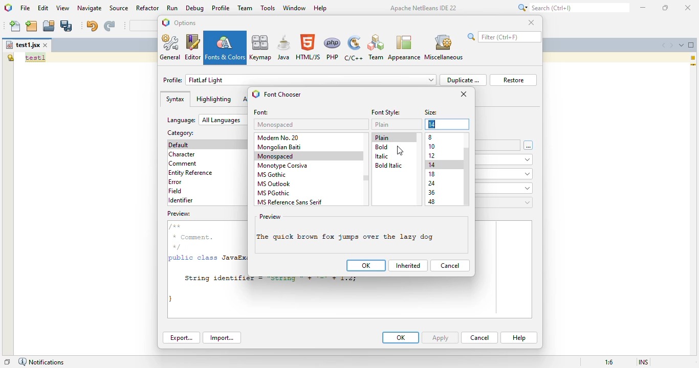 This screenshot has height=368, width=699. Describe the element at coordinates (279, 147) in the screenshot. I see `mongolian baiti` at that location.